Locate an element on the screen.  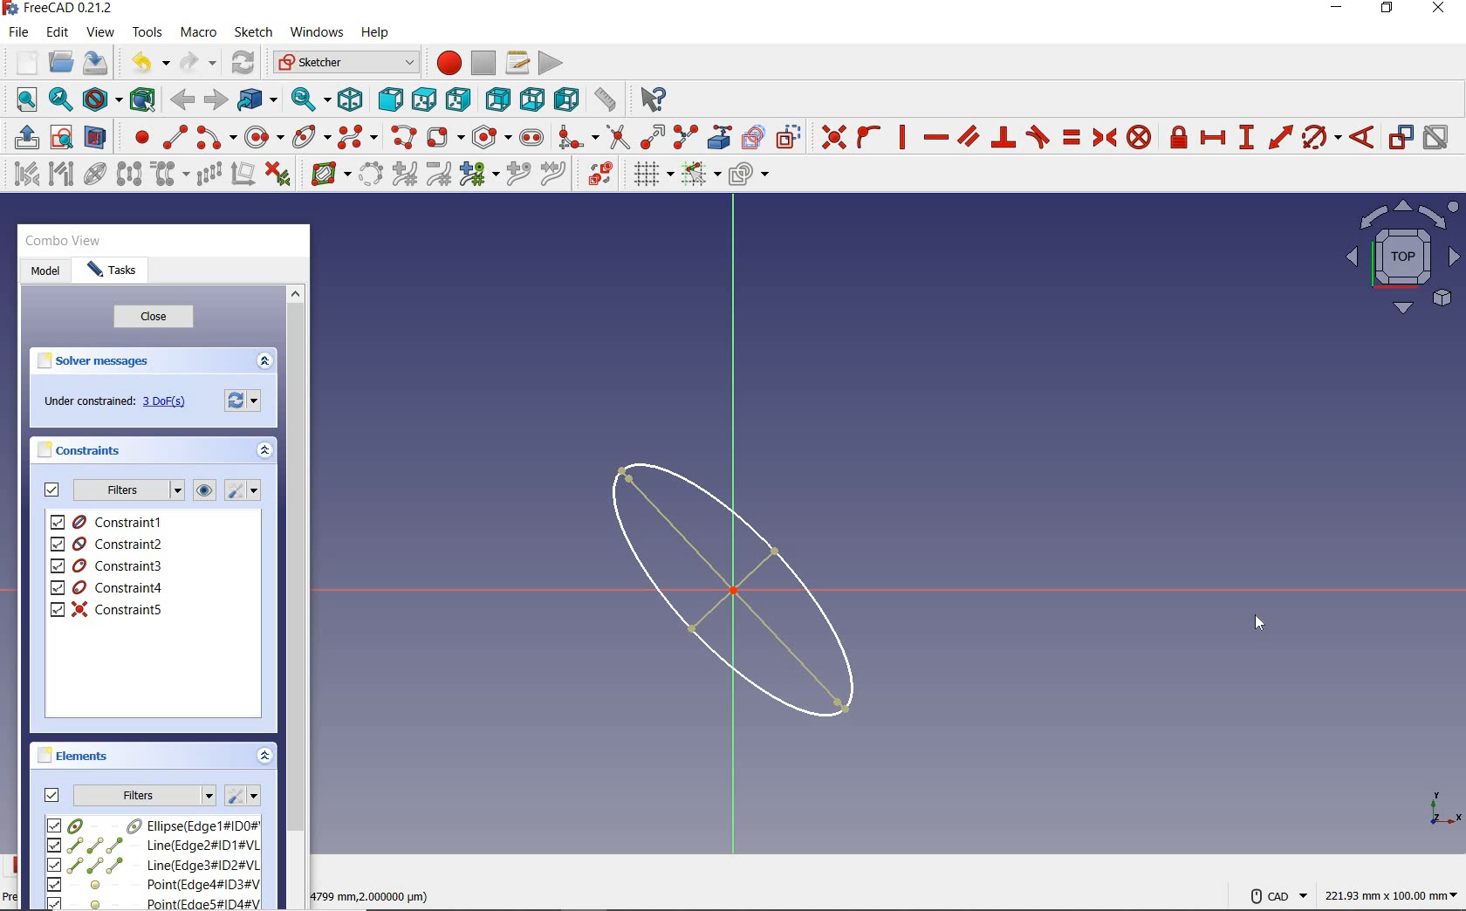
create arc is located at coordinates (216, 135).